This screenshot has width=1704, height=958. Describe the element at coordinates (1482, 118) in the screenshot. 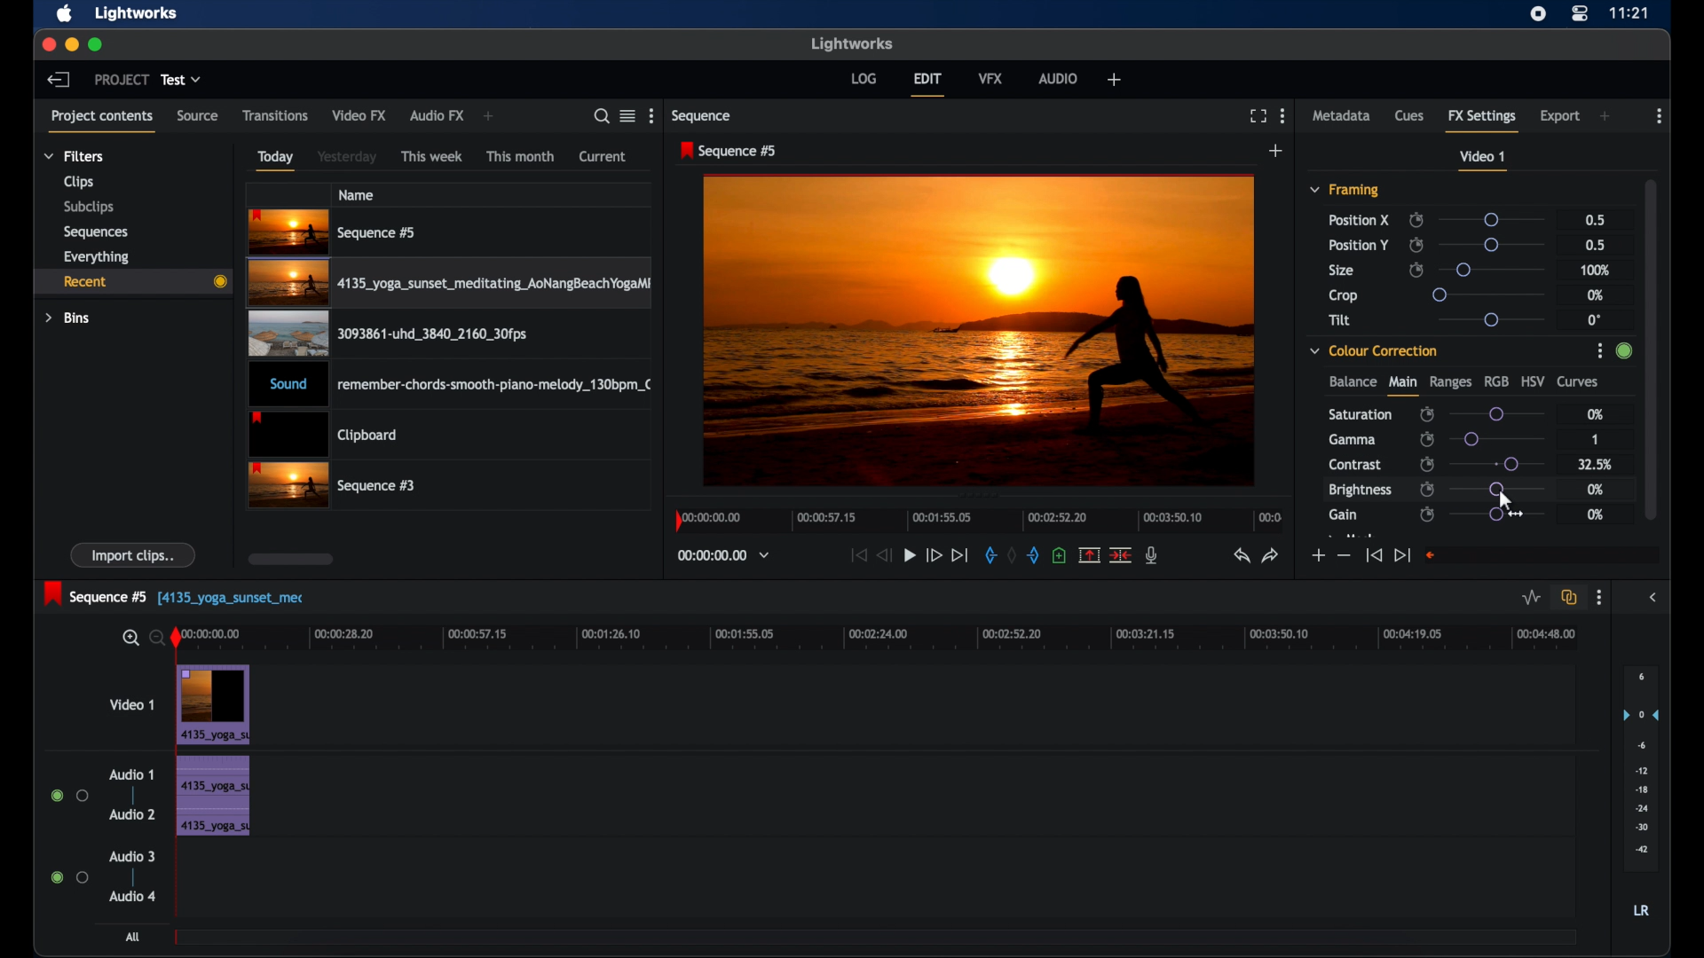

I see `fx settings` at that location.